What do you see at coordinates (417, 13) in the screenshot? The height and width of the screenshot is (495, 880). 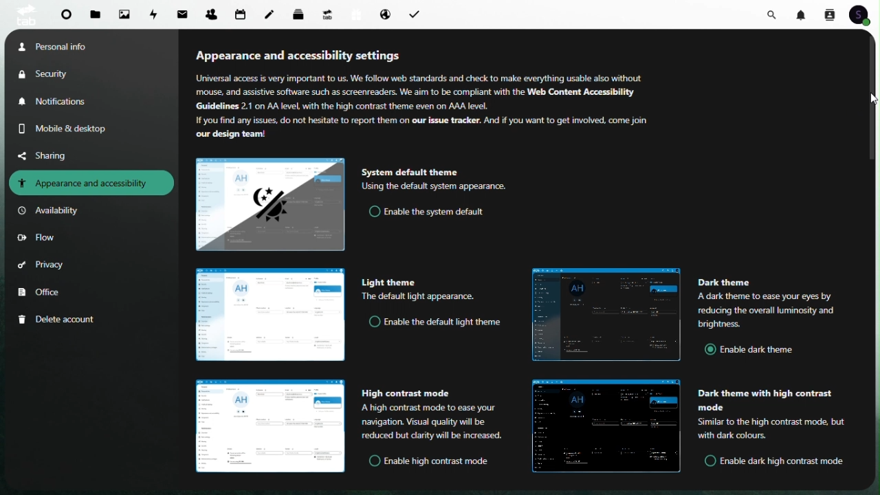 I see `Tasks` at bounding box center [417, 13].